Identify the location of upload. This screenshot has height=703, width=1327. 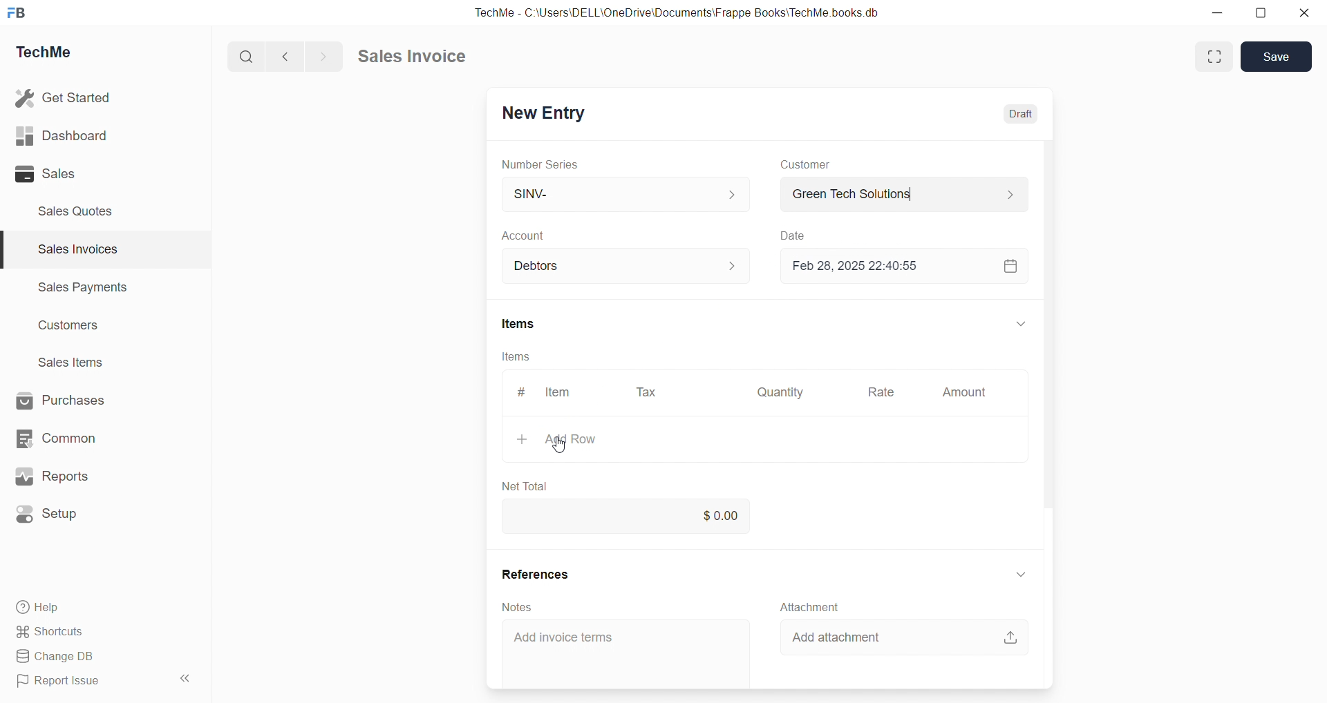
(1011, 637).